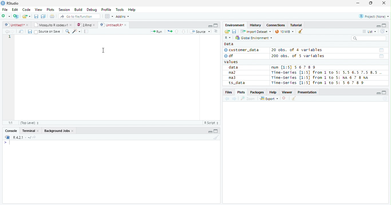 This screenshot has height=205, width=391. I want to click on 2.Rmd, so click(86, 25).